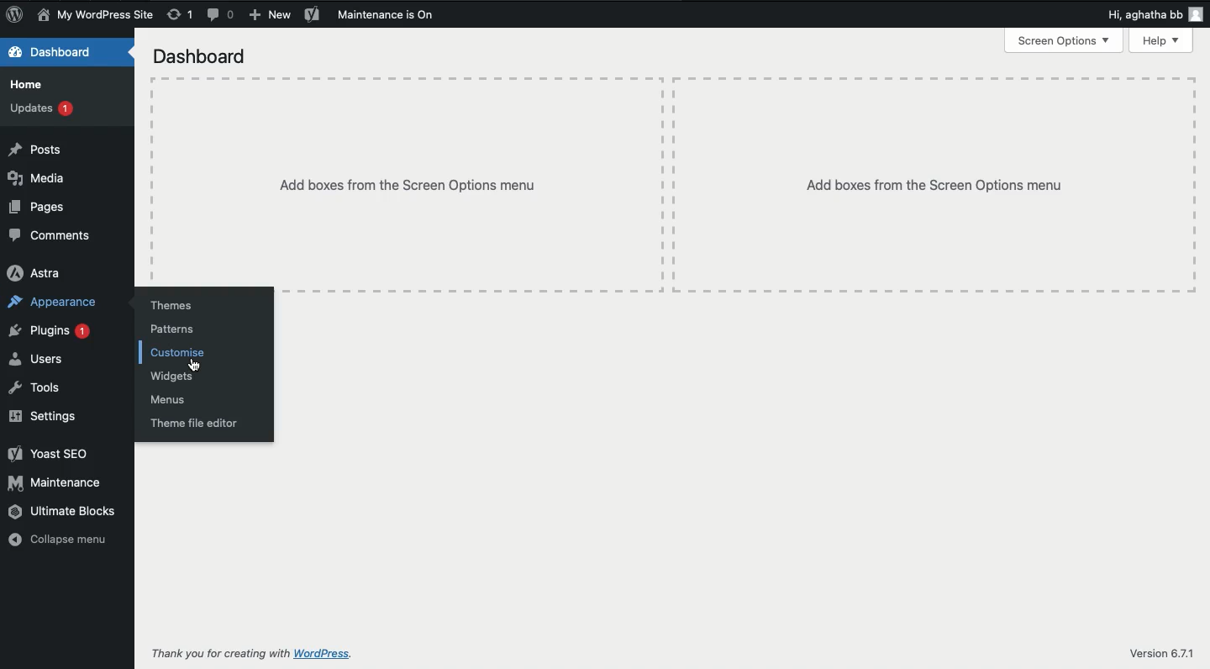  What do you see at coordinates (270, 15) in the screenshot?
I see `New` at bounding box center [270, 15].